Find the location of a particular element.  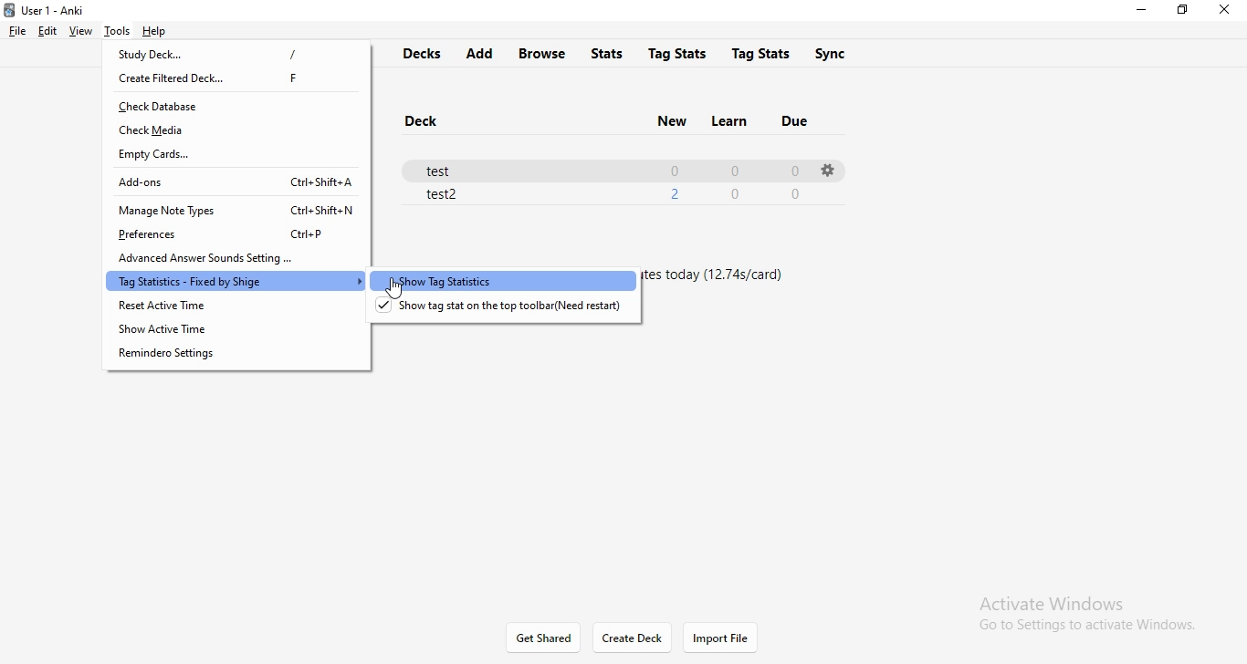

learn is located at coordinates (730, 123).